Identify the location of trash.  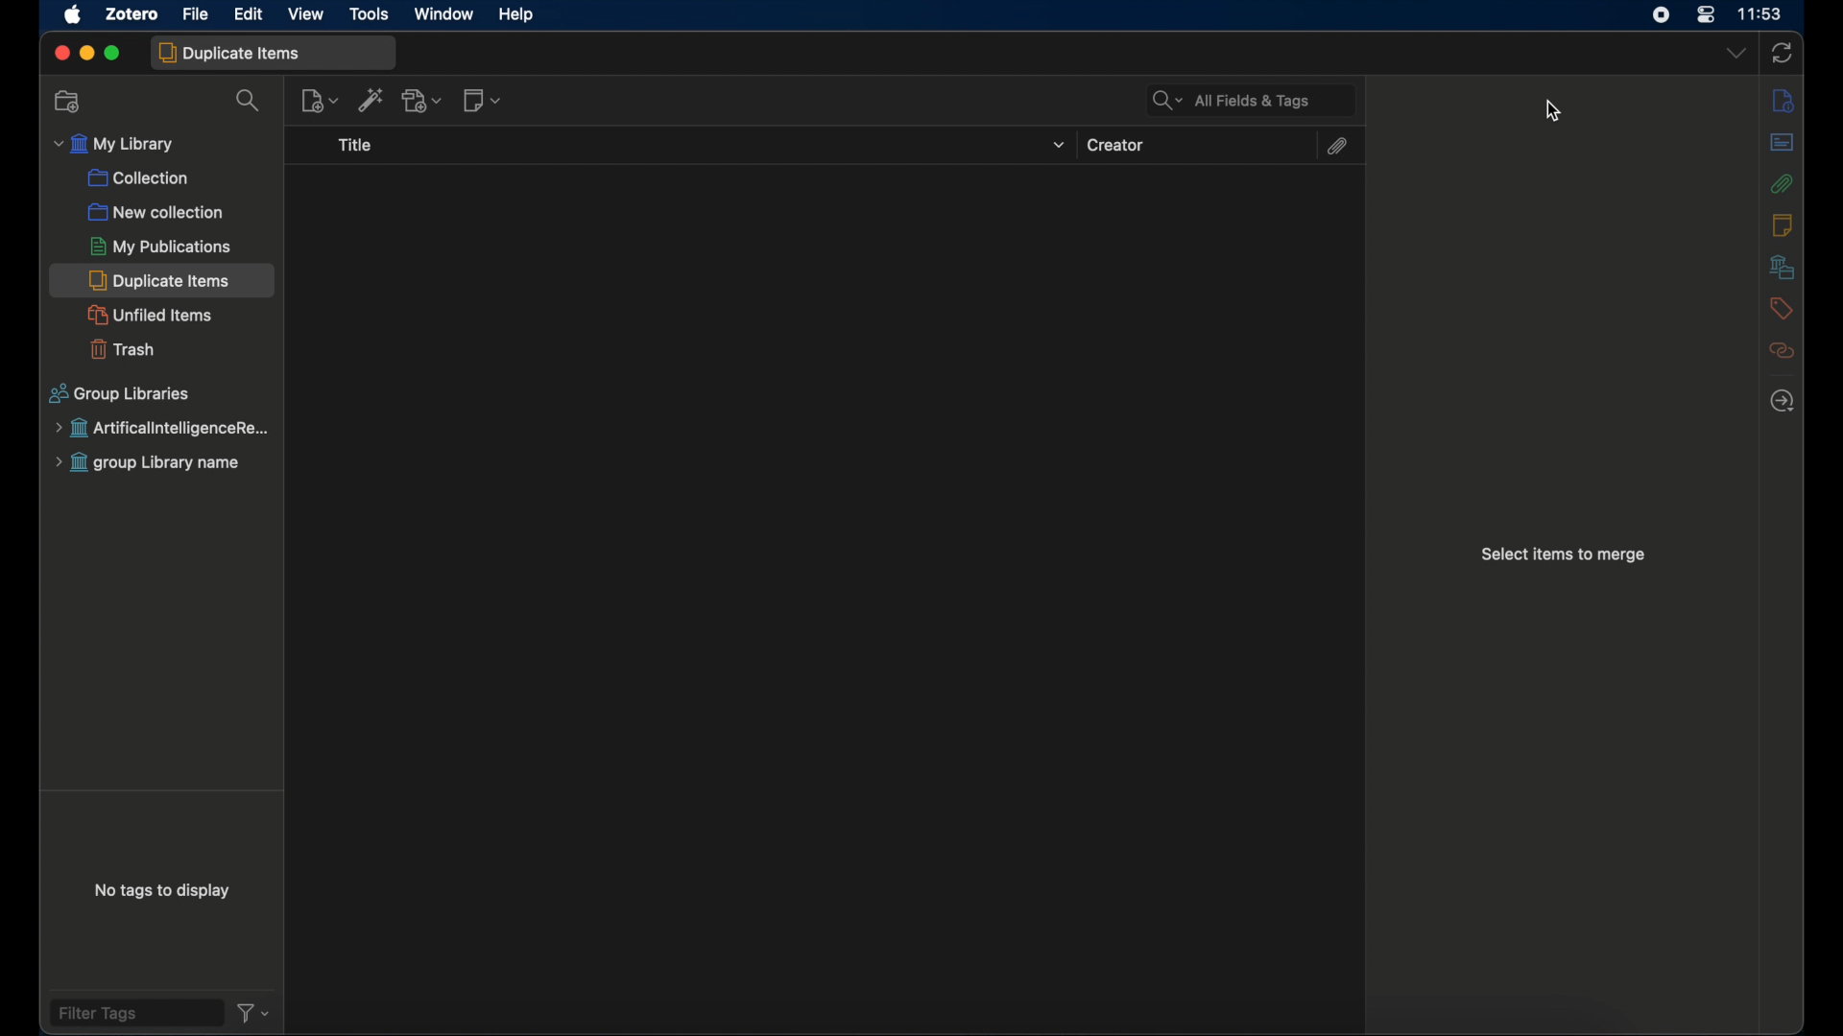
(121, 349).